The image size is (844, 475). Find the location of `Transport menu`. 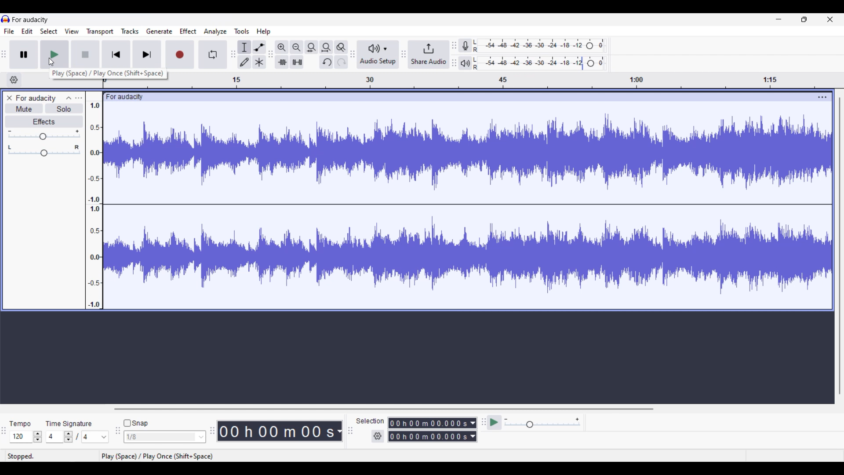

Transport menu is located at coordinates (100, 32).